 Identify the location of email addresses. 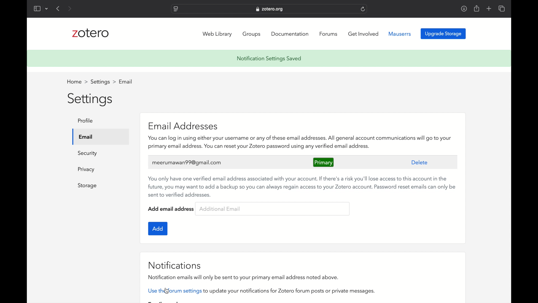
(183, 126).